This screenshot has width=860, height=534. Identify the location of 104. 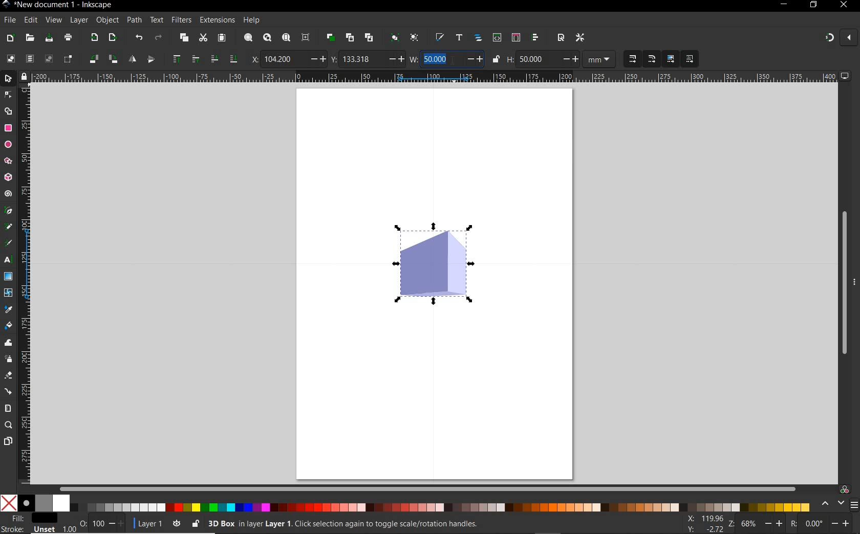
(284, 59).